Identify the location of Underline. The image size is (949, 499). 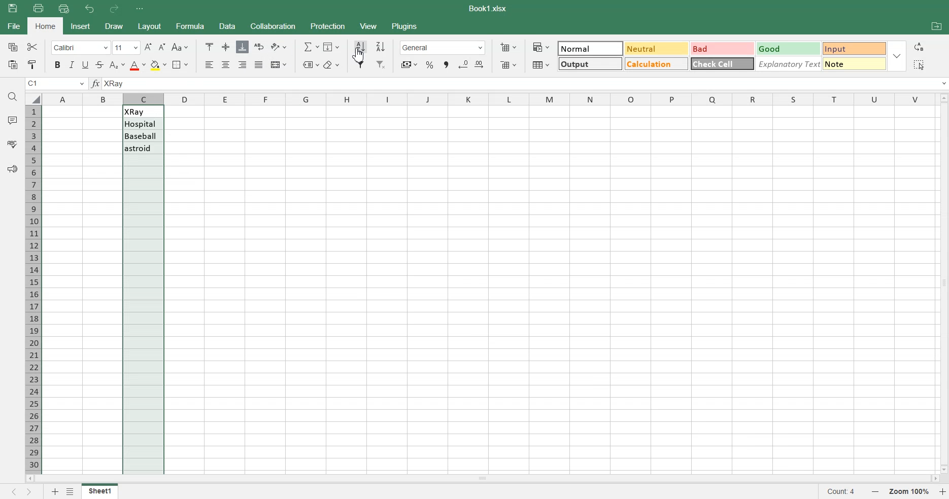
(86, 64).